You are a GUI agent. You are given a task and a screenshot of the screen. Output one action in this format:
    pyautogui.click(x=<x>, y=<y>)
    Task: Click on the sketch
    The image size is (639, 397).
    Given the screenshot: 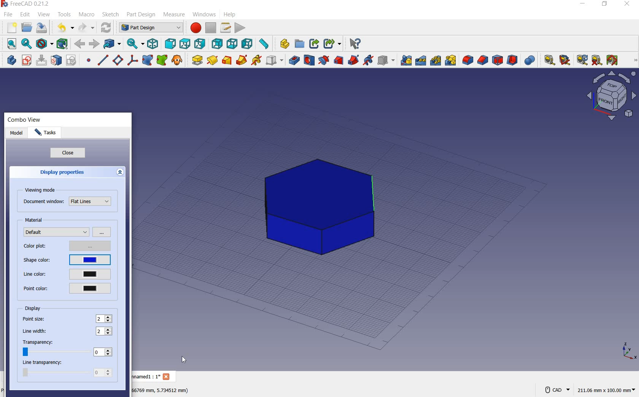 What is the action you would take?
    pyautogui.click(x=110, y=14)
    